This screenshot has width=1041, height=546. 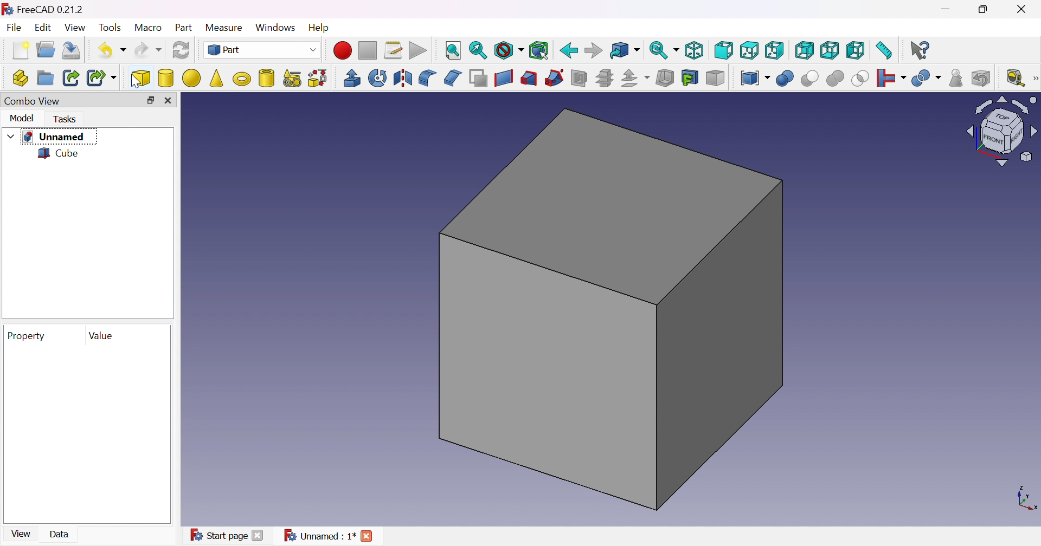 What do you see at coordinates (142, 76) in the screenshot?
I see `cube` at bounding box center [142, 76].